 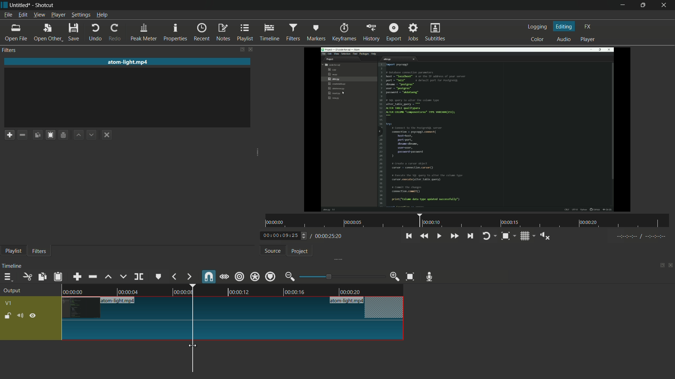 I want to click on ripple markers, so click(x=271, y=276).